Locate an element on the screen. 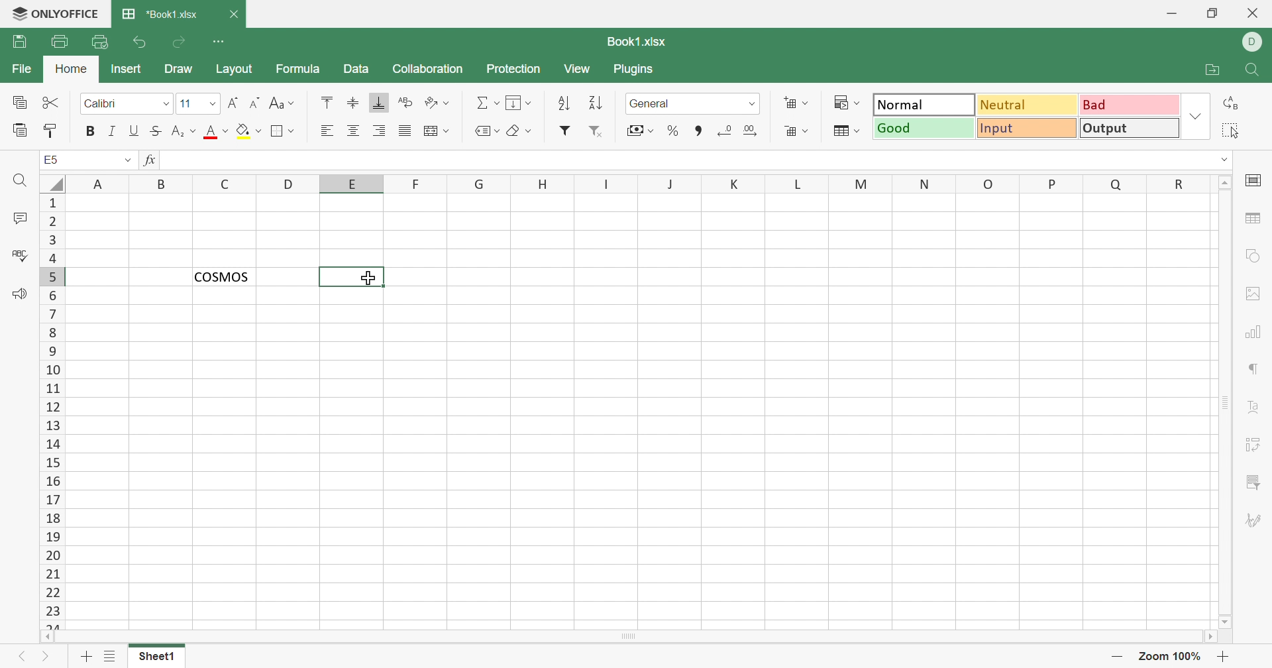 This screenshot has width=1272, height=668. Open file location is located at coordinates (1213, 70).